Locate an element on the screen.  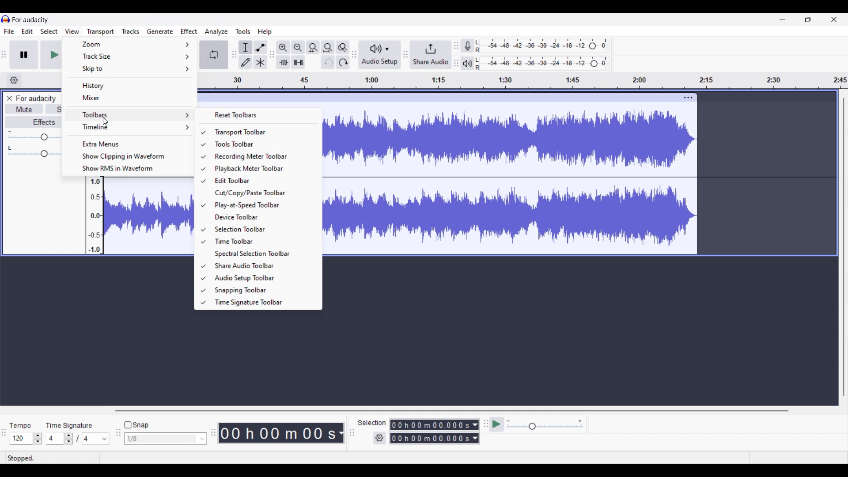
Snapping toolbar is located at coordinates (264, 290).